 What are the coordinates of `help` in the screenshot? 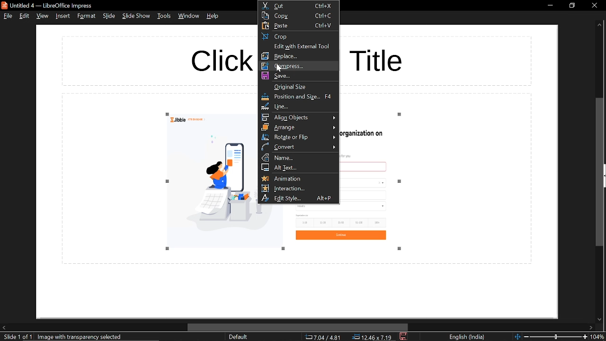 It's located at (213, 18).